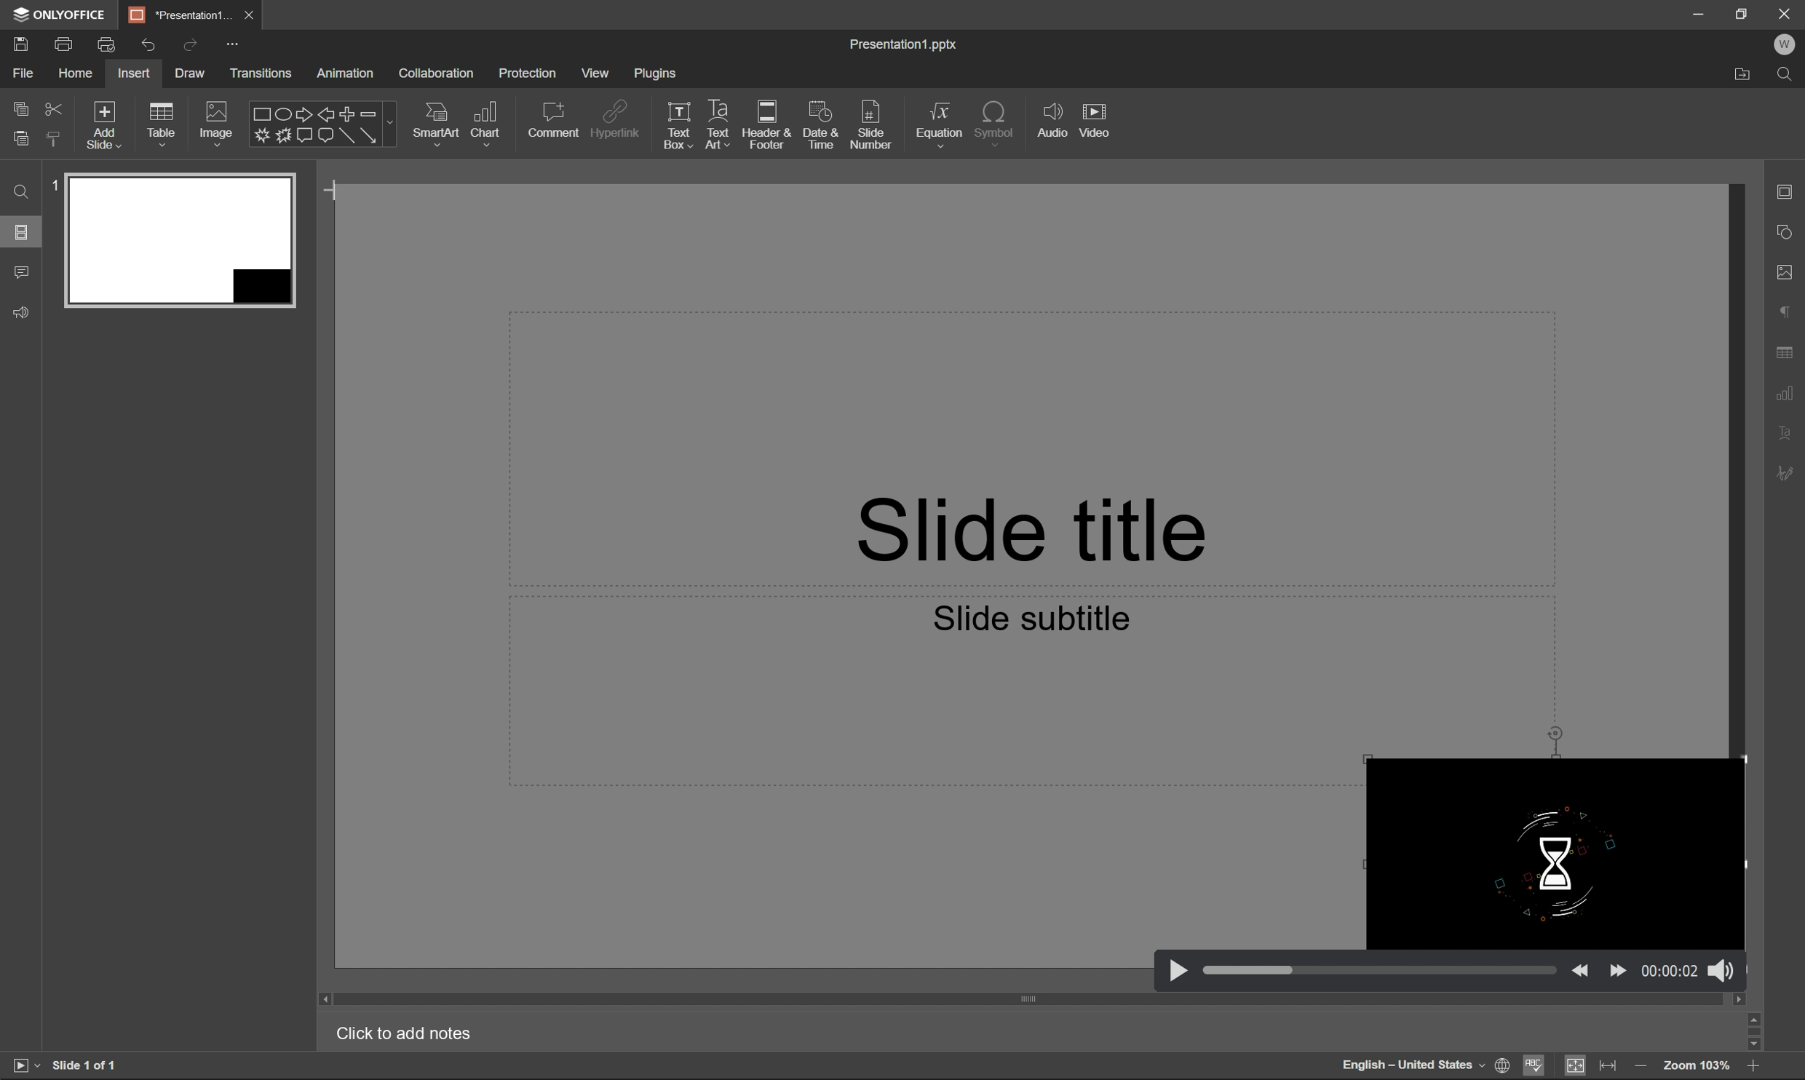 Image resolution: width=1805 pixels, height=1080 pixels. What do you see at coordinates (600, 72) in the screenshot?
I see `view` at bounding box center [600, 72].